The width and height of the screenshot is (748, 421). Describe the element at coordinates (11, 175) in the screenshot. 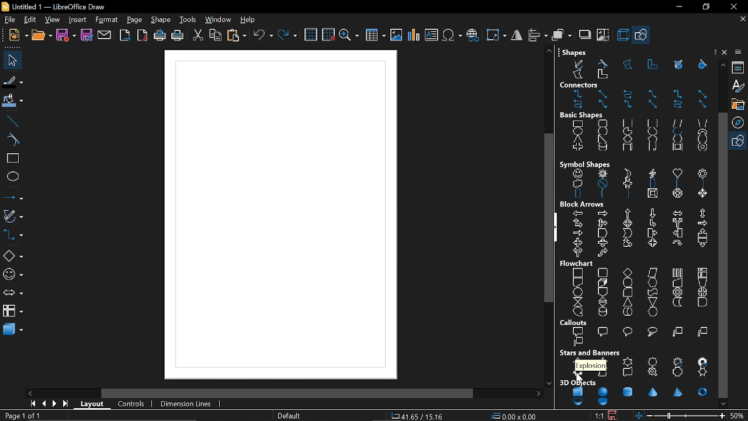

I see `ellipse` at that location.